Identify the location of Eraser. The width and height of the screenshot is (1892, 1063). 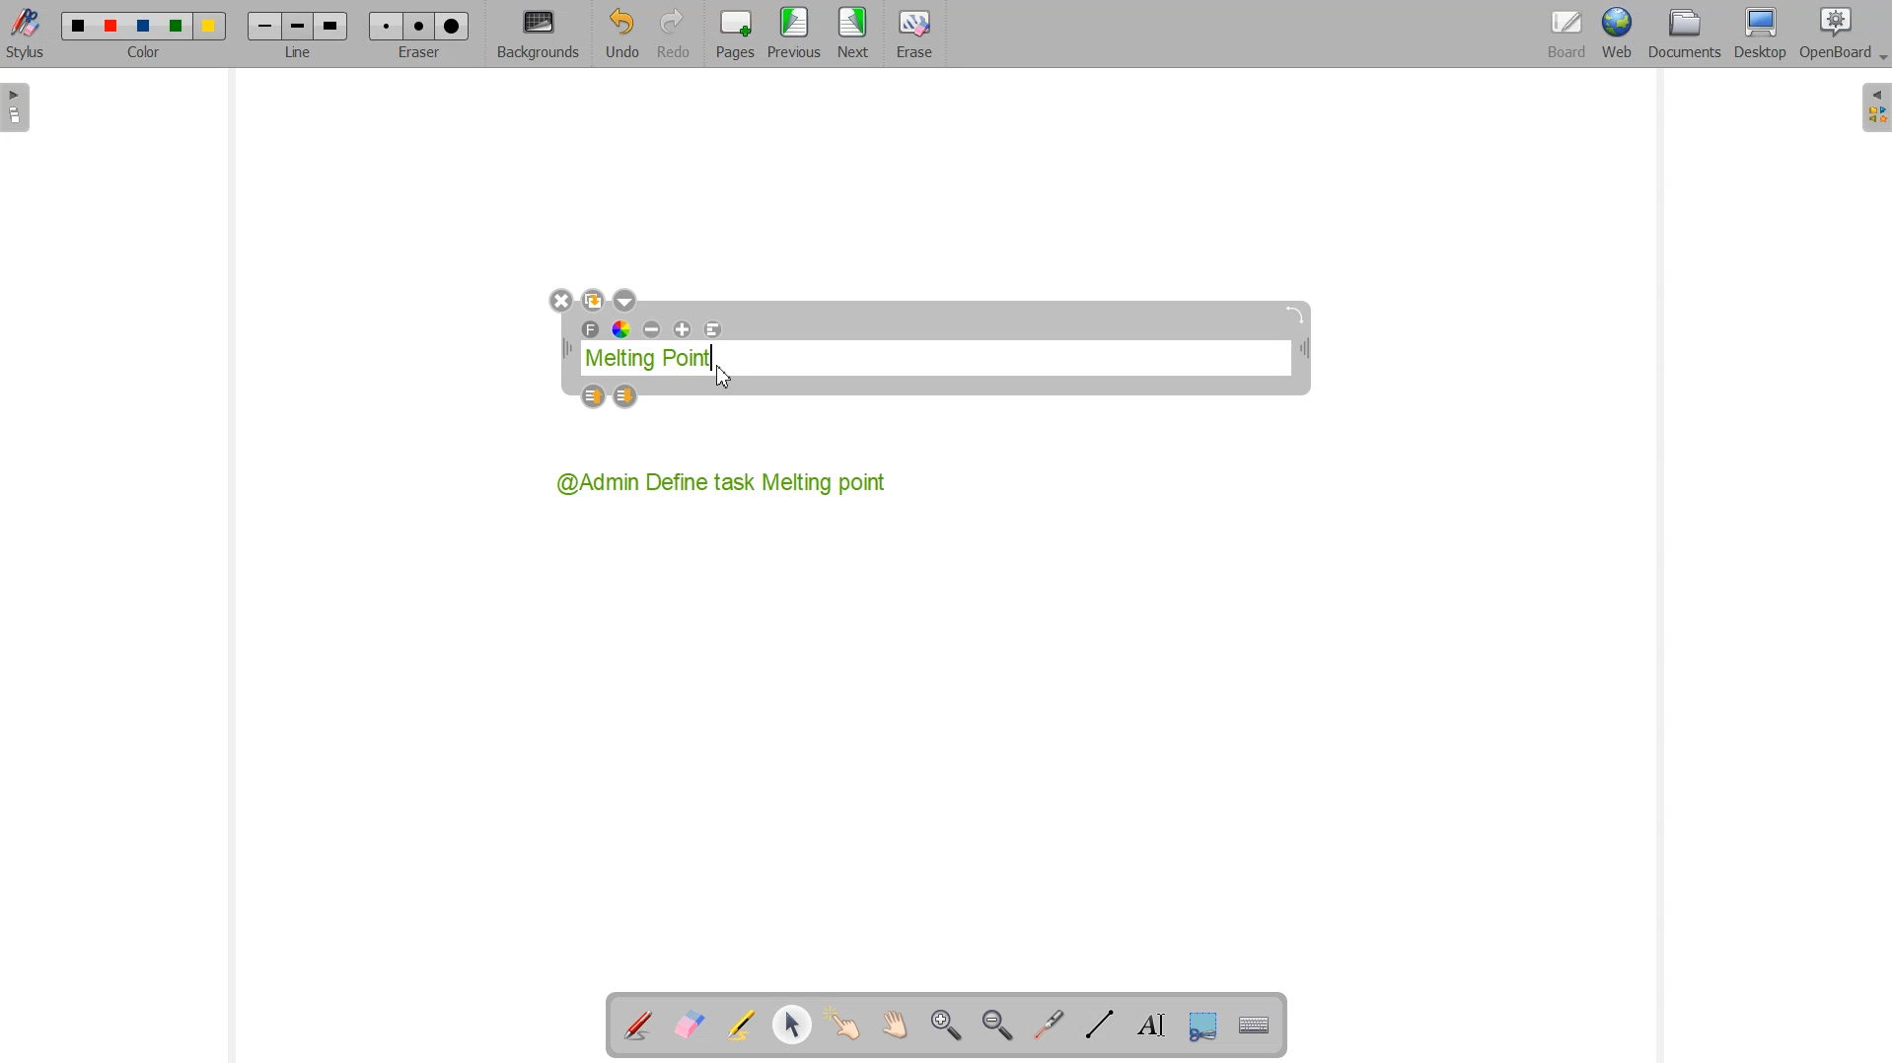
(415, 34).